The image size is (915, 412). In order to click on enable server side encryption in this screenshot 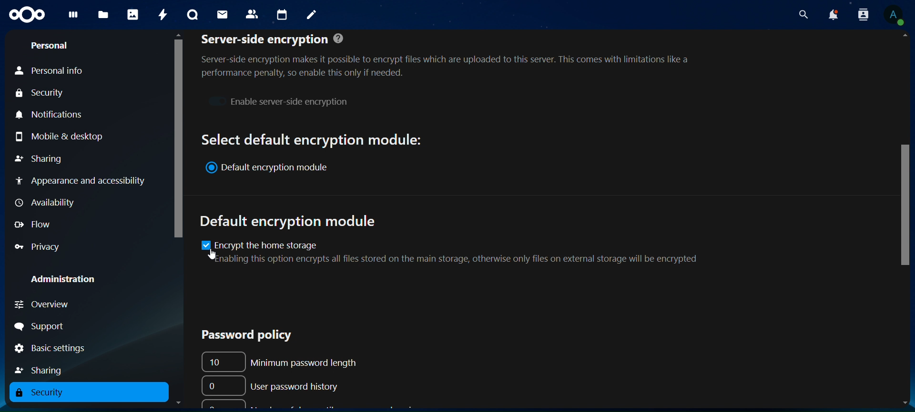, I will do `click(277, 100)`.